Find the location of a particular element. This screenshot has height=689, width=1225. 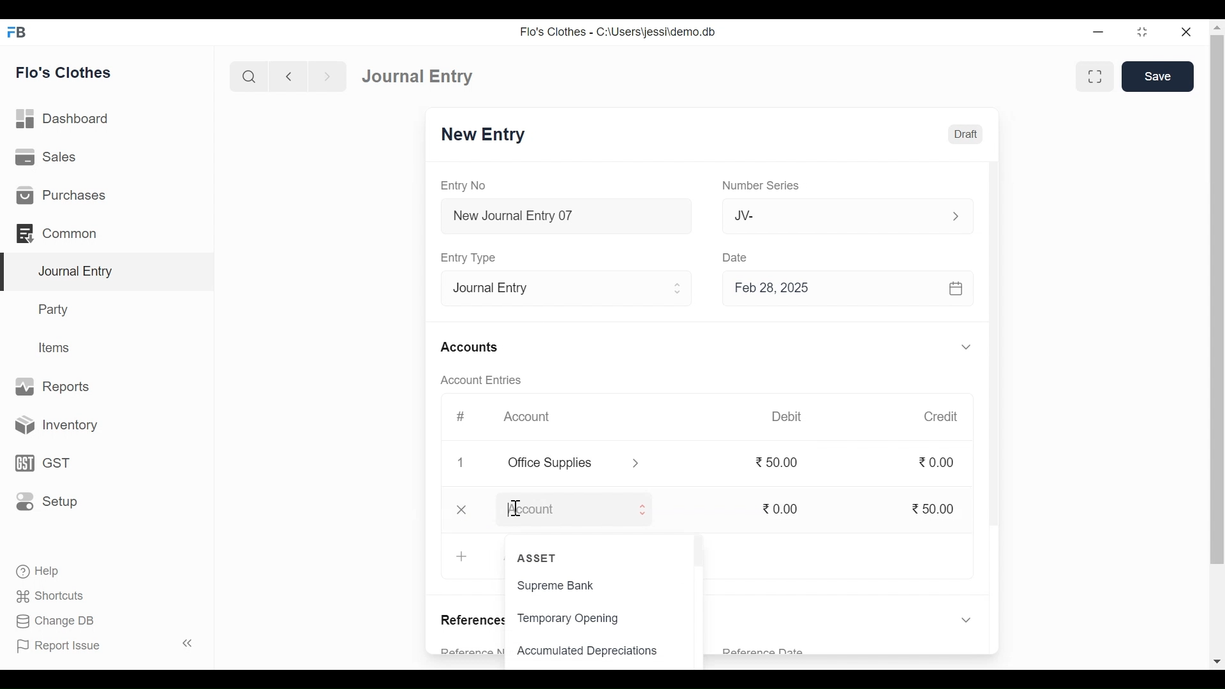

Temporary Opening is located at coordinates (572, 619).